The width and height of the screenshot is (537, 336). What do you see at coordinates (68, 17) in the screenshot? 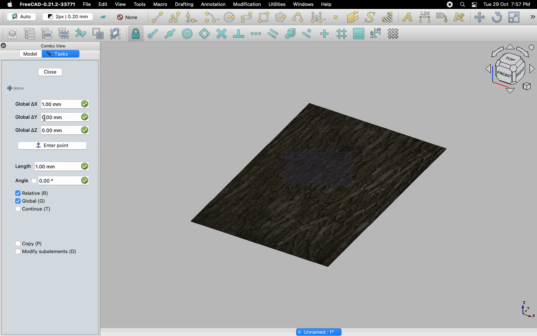
I see `Change default for new objects` at bounding box center [68, 17].